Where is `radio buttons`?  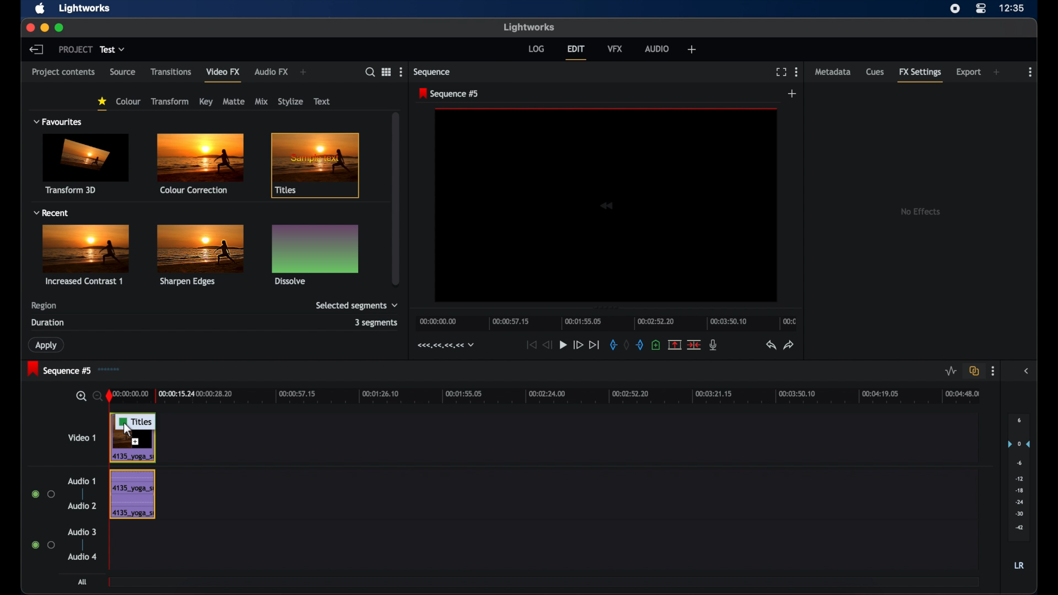
radio buttons is located at coordinates (44, 494).